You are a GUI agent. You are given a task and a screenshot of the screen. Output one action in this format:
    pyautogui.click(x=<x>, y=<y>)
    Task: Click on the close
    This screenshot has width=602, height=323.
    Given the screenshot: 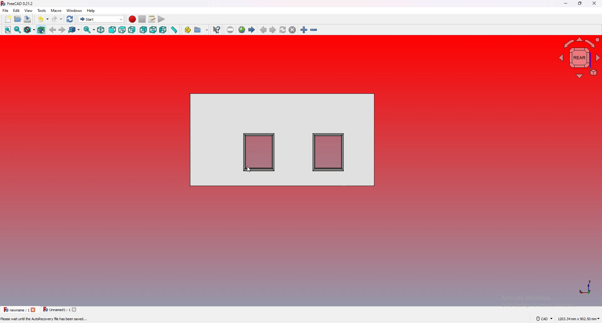 What is the action you would take?
    pyautogui.click(x=594, y=3)
    